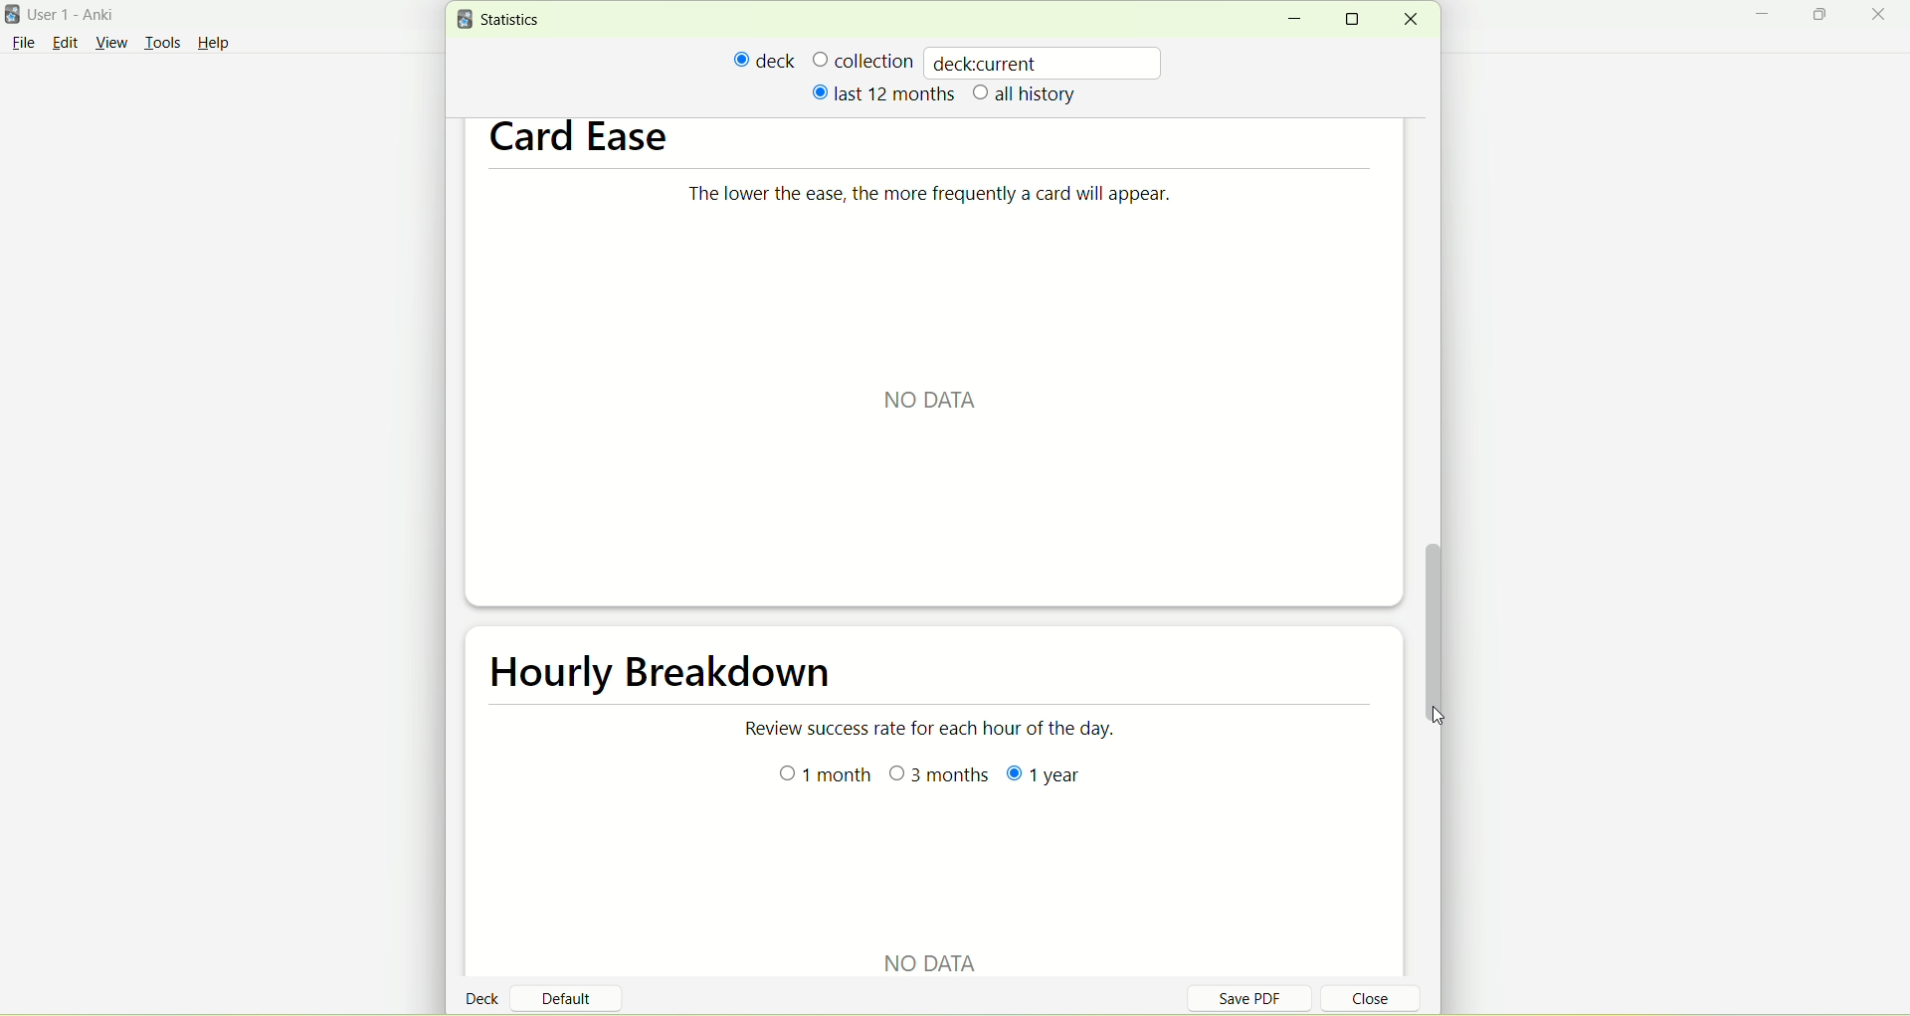 This screenshot has height=1016, width=1910. What do you see at coordinates (1359, 19) in the screenshot?
I see `maximize` at bounding box center [1359, 19].